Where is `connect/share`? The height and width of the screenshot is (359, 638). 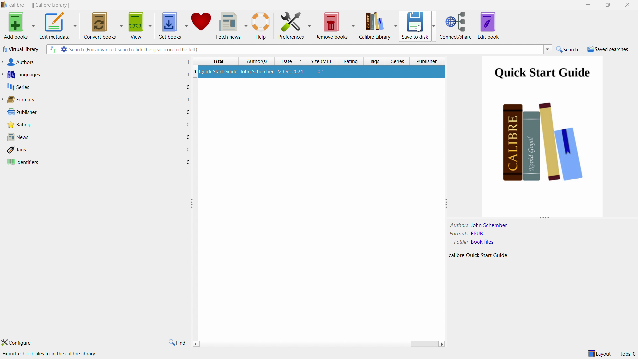 connect/share is located at coordinates (456, 25).